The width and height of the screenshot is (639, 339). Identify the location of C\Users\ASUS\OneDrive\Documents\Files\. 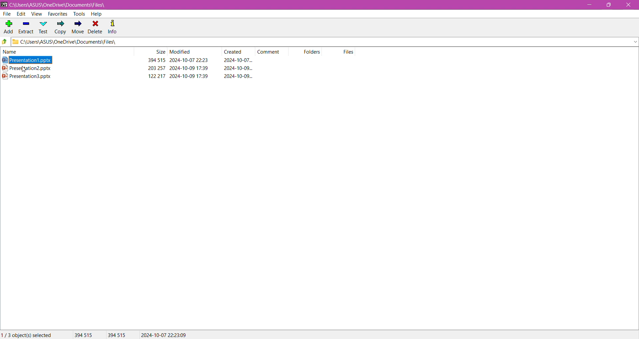
(76, 42).